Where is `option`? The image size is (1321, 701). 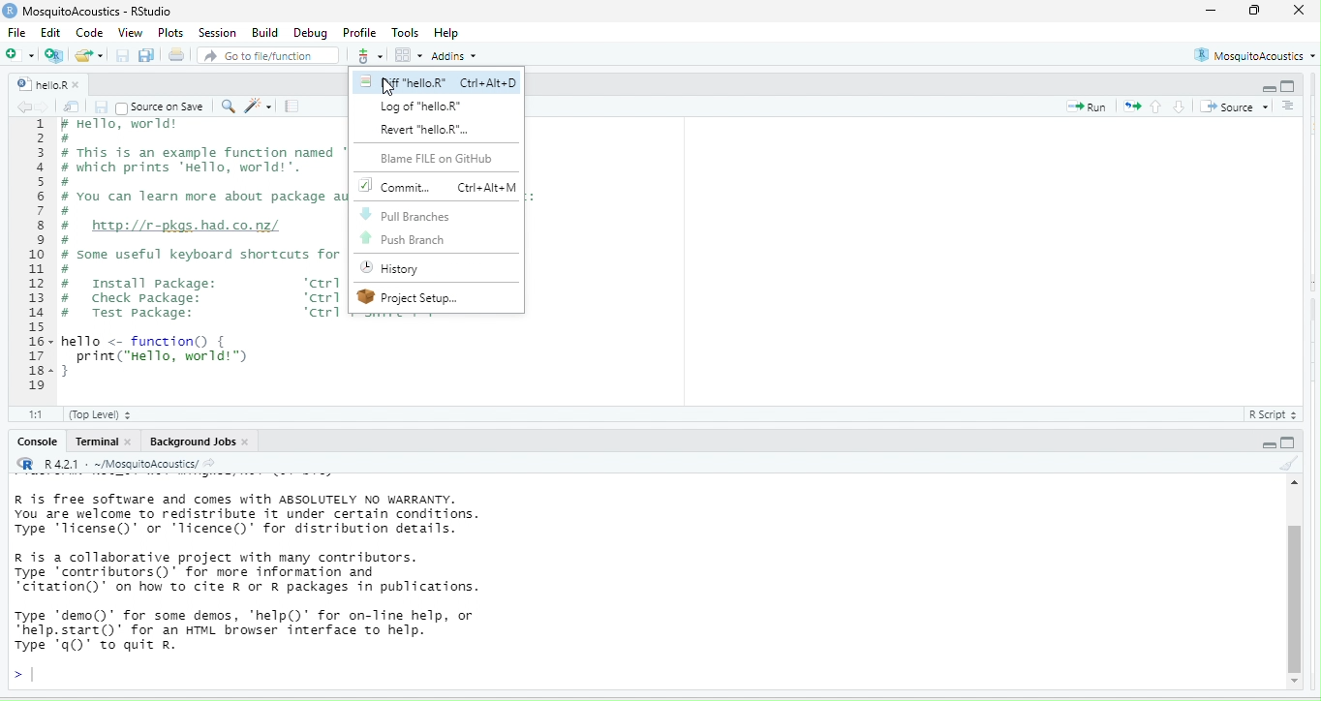 option is located at coordinates (408, 54).